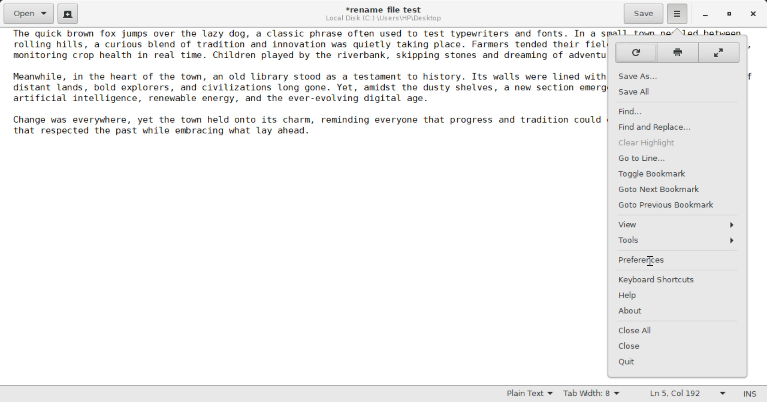 This screenshot has height=402, width=767. I want to click on Minimize, so click(729, 14).